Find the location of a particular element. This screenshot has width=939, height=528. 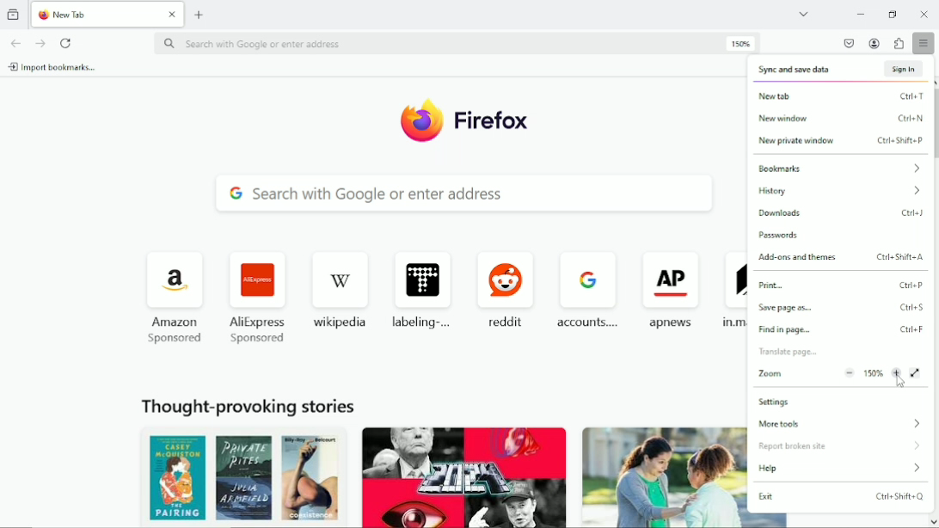

list all tabs is located at coordinates (809, 15).